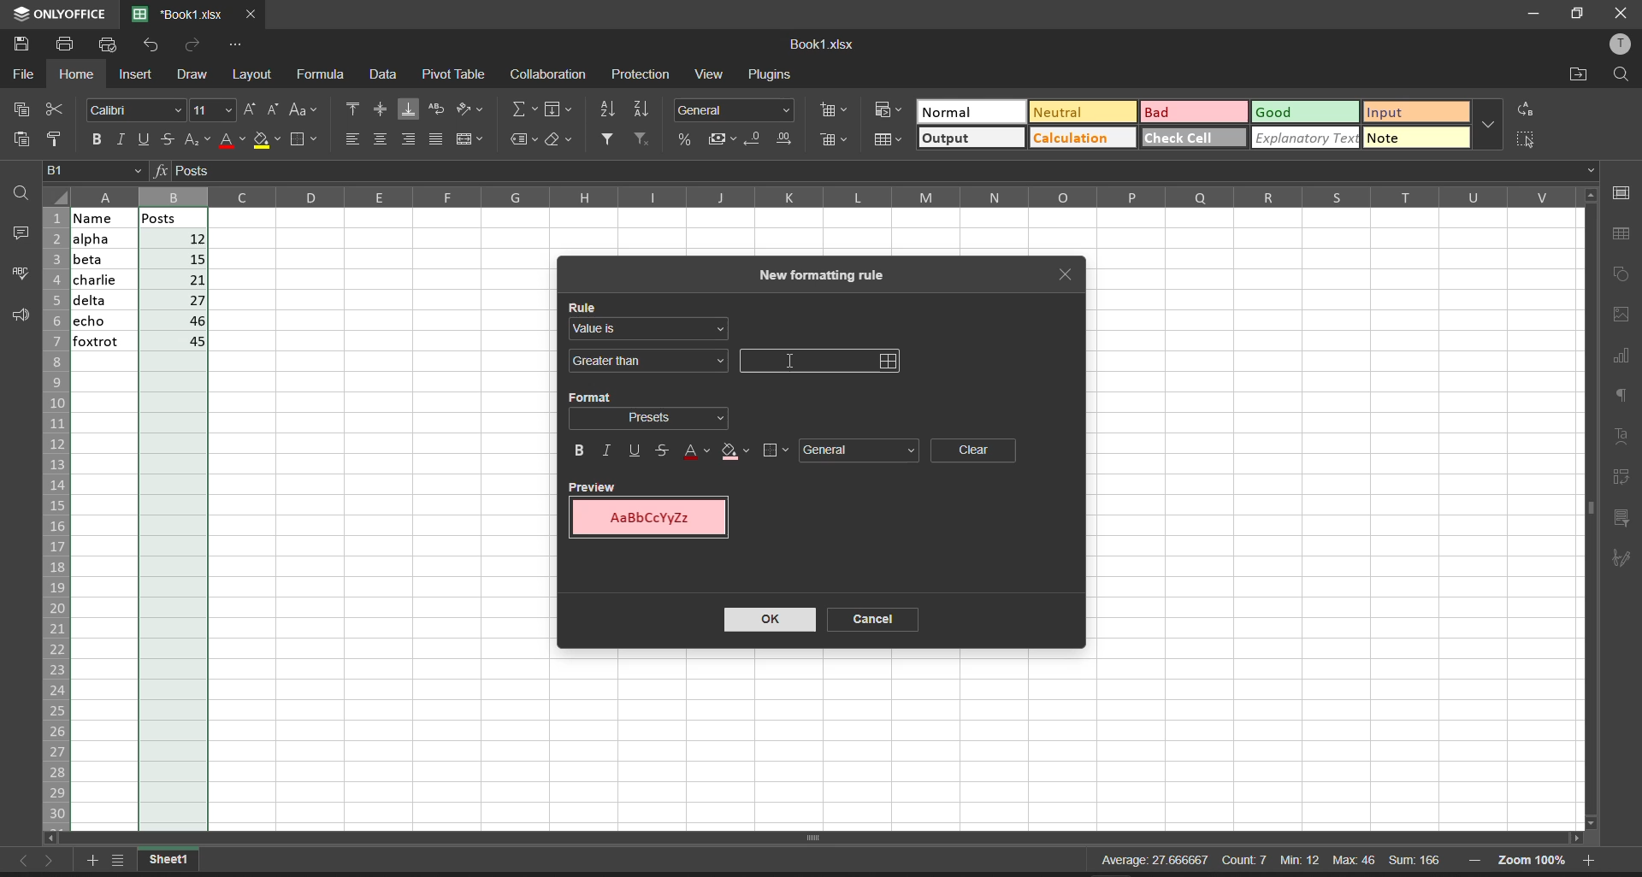  What do you see at coordinates (435, 141) in the screenshot?
I see `justified` at bounding box center [435, 141].